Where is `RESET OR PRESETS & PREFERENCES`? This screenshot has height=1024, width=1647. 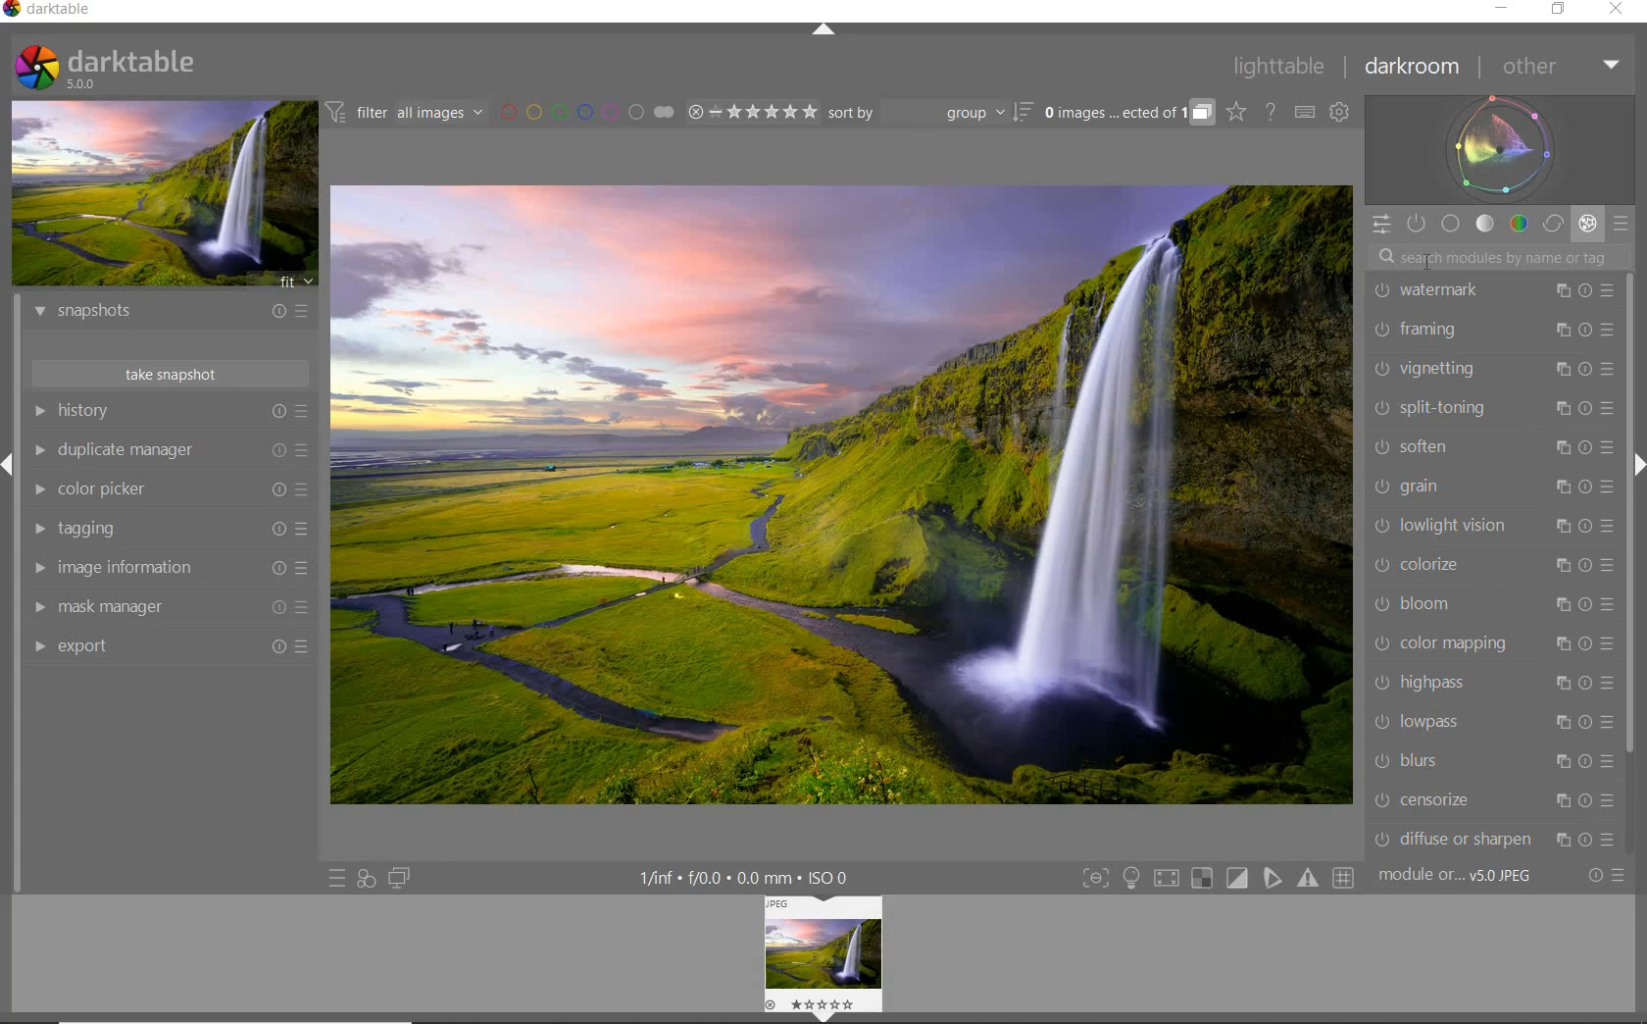 RESET OR PRESETS & PREFERENCES is located at coordinates (1606, 877).